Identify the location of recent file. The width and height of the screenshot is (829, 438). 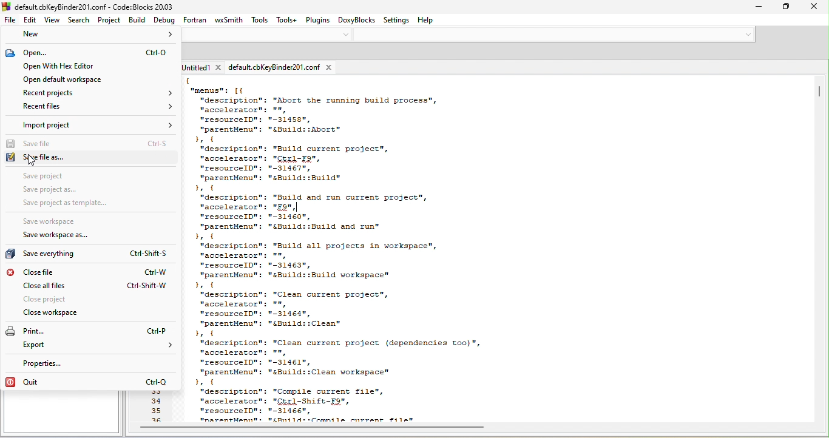
(96, 108).